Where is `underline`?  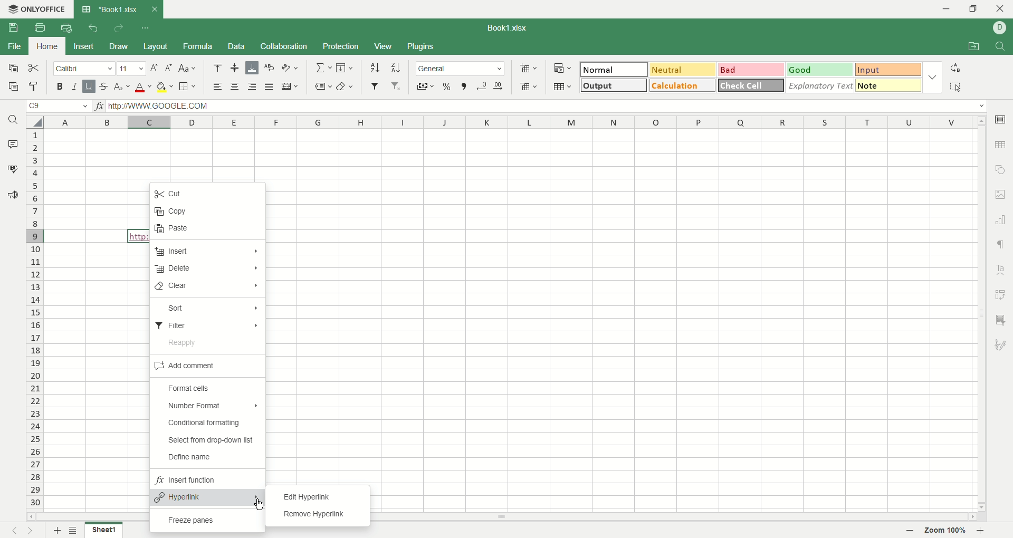
underline is located at coordinates (89, 87).